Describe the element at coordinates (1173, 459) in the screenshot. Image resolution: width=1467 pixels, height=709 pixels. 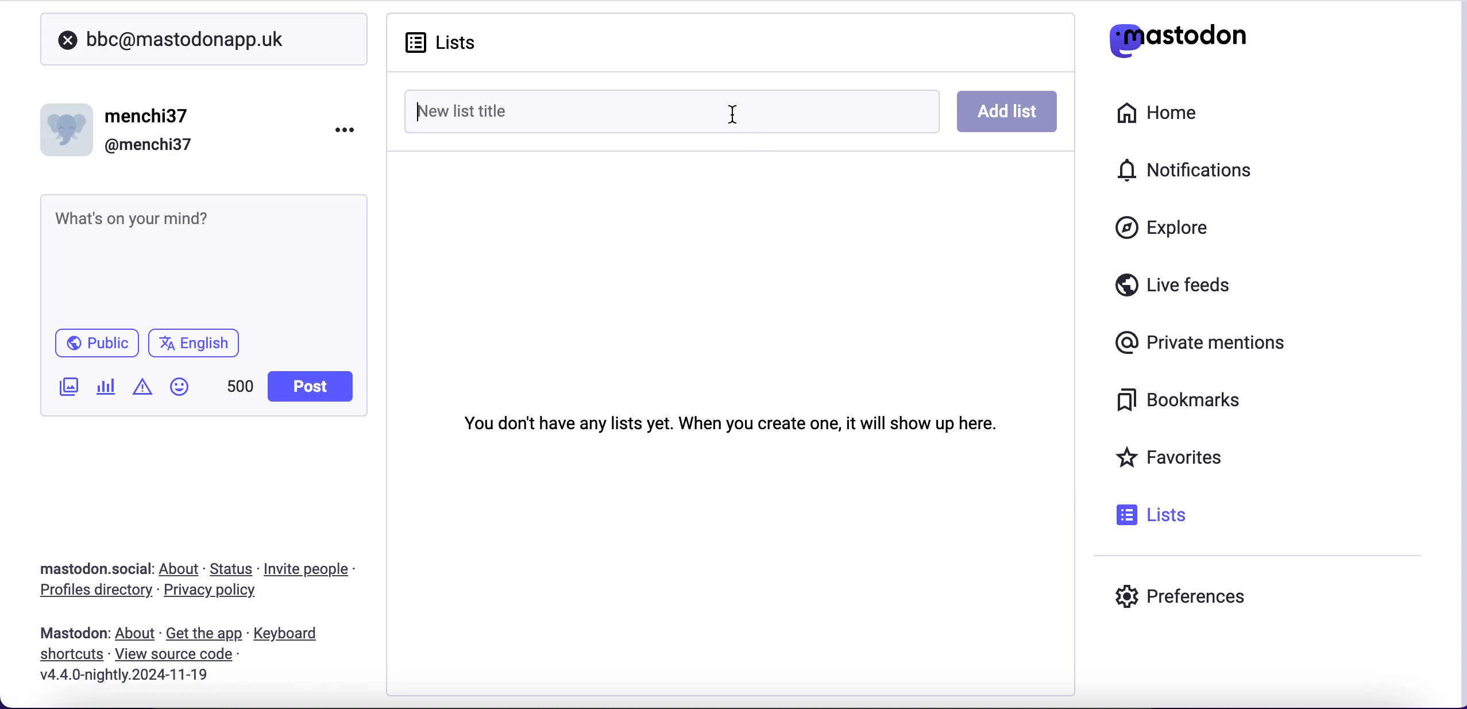
I see `favorites` at that location.